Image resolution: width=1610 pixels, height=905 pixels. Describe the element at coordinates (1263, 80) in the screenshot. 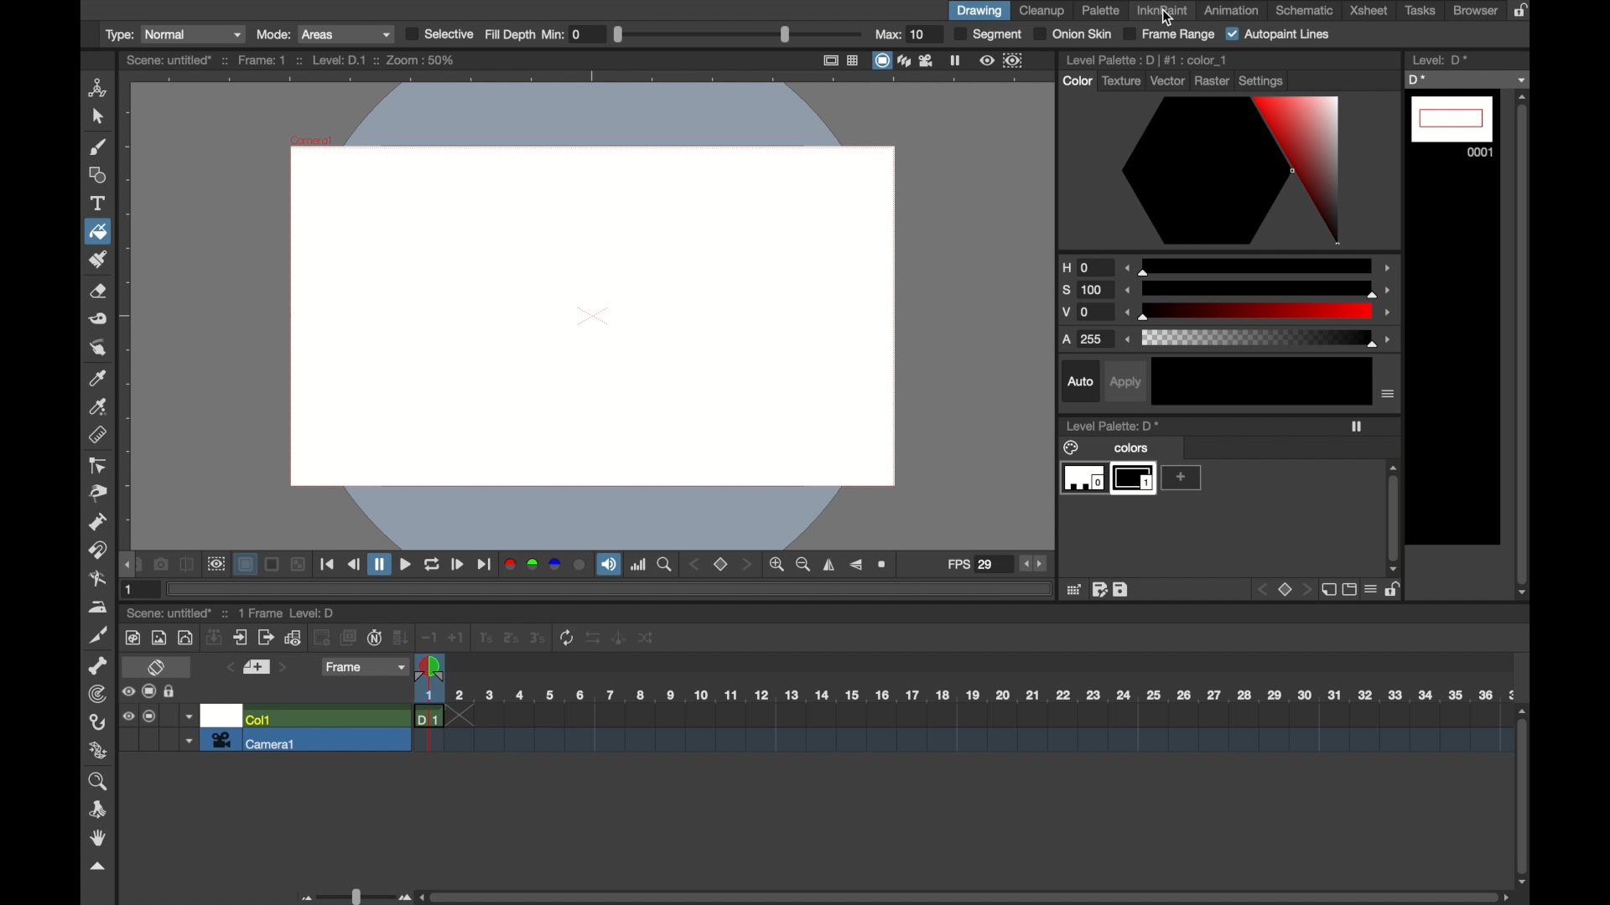

I see `settings` at that location.